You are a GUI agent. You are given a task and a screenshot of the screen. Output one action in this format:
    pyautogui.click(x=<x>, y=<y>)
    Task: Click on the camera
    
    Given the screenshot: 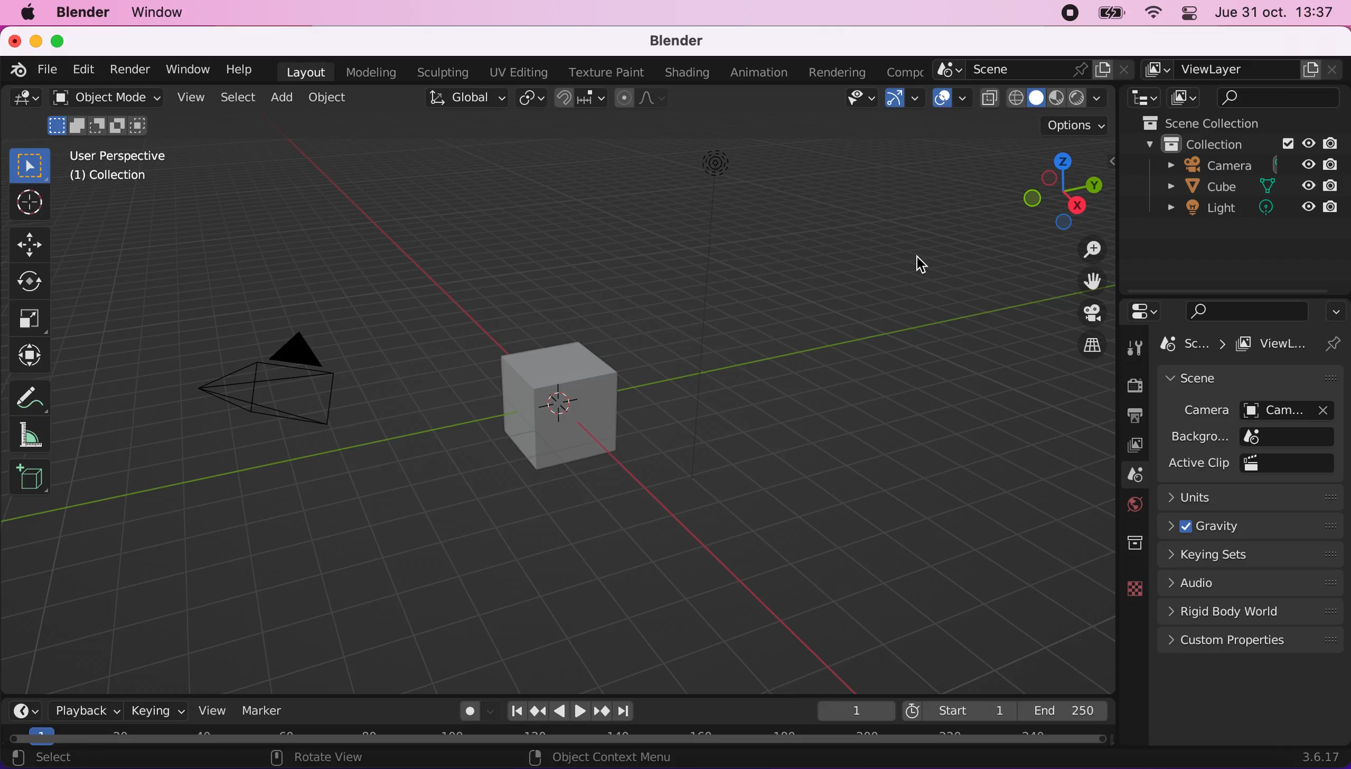 What is the action you would take?
    pyautogui.click(x=277, y=375)
    